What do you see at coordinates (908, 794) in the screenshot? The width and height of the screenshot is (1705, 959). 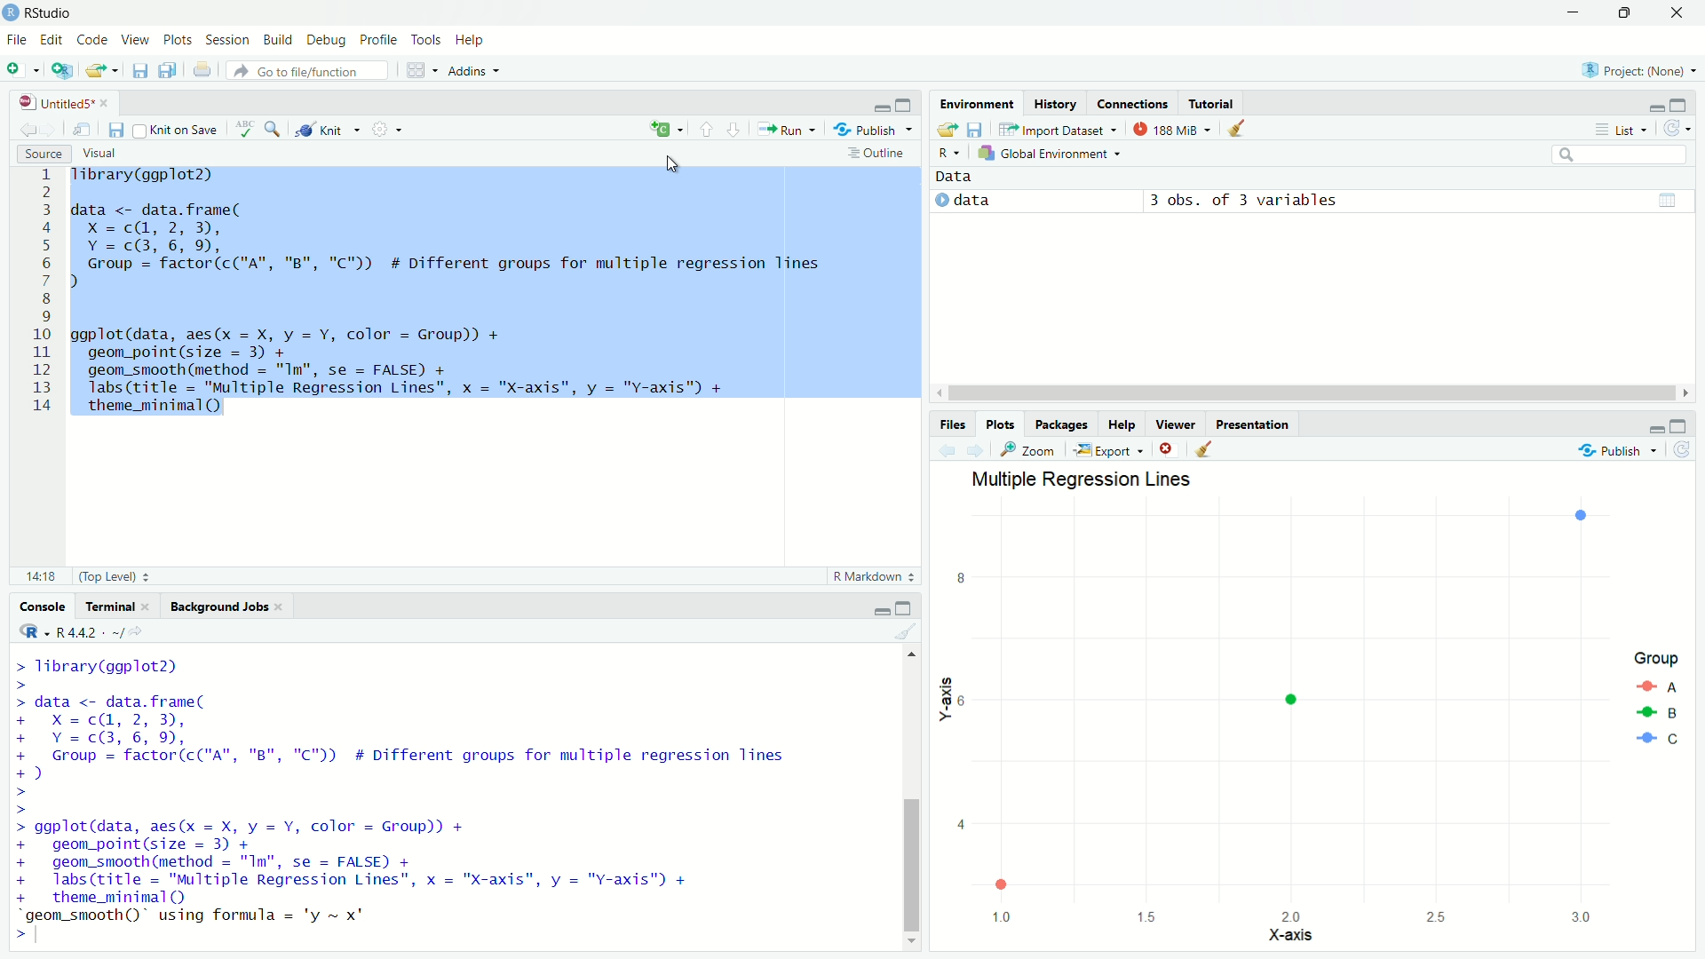 I see `scroll bar` at bounding box center [908, 794].